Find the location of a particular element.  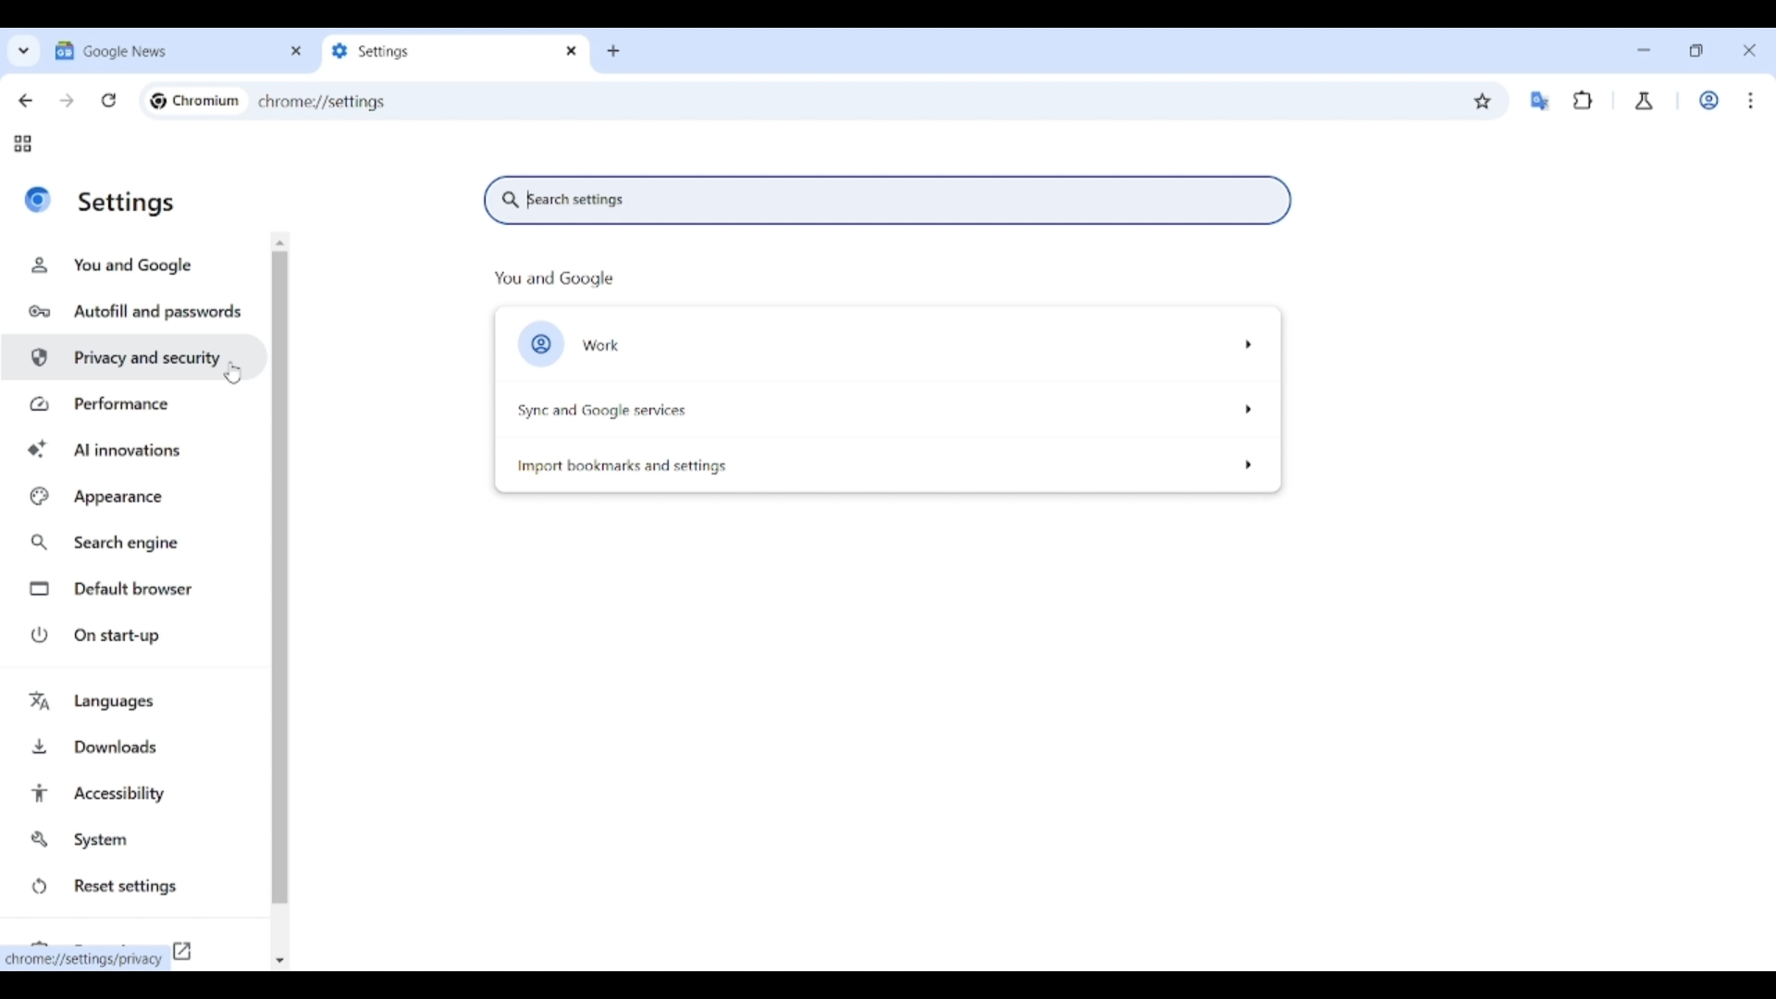

Search settings is located at coordinates (886, 201).